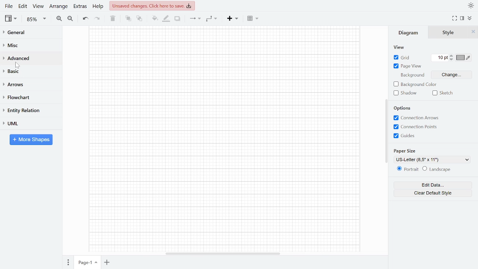 The image size is (478, 269). Describe the element at coordinates (29, 98) in the screenshot. I see `FLowchart` at that location.